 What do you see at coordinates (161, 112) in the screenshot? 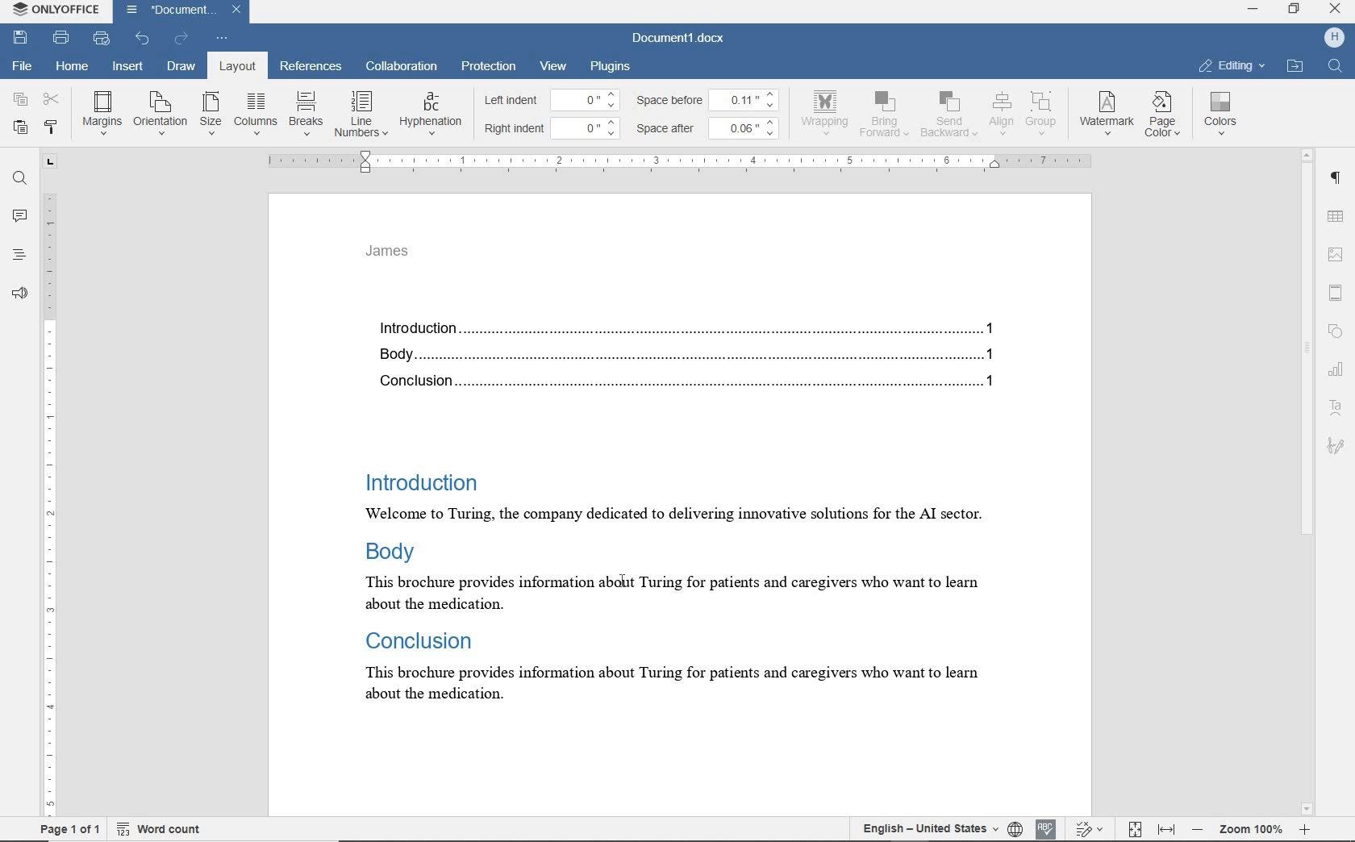
I see `orientation` at bounding box center [161, 112].